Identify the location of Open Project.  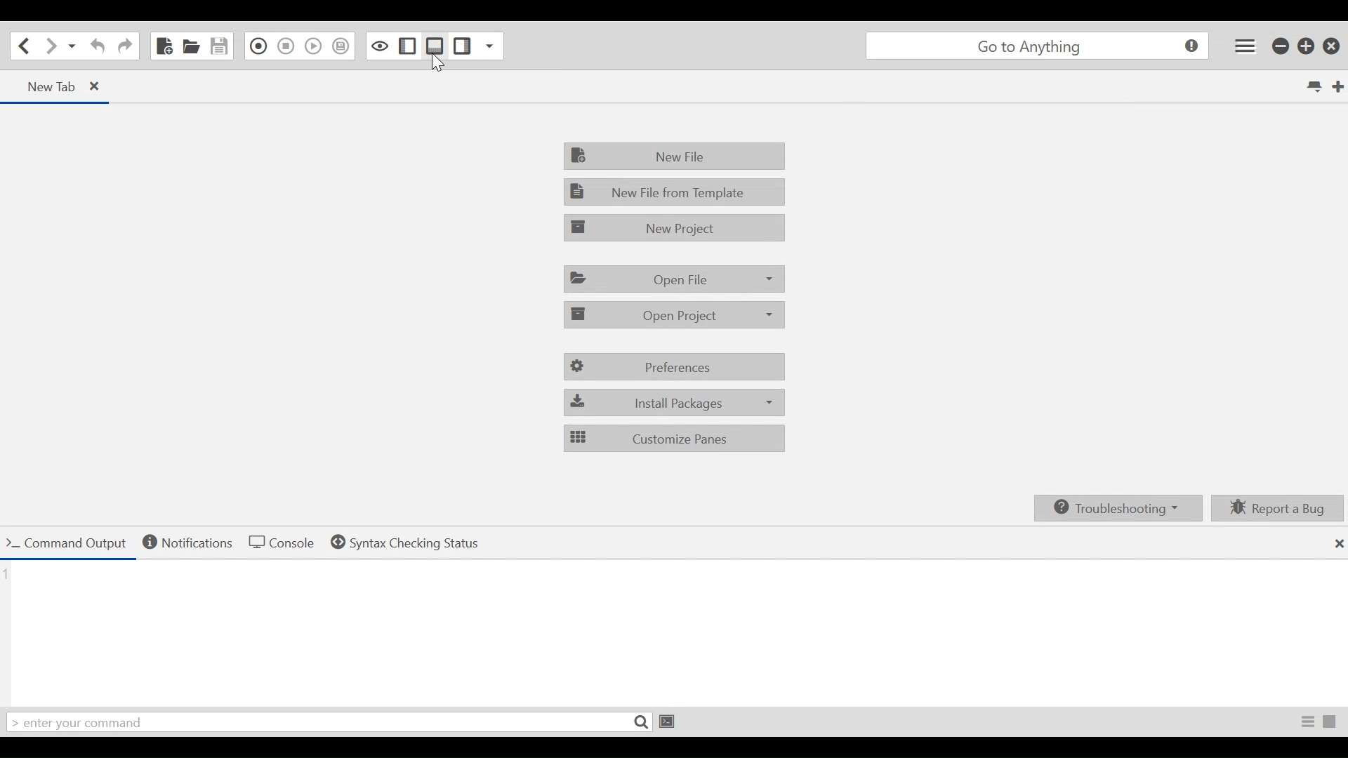
(673, 315).